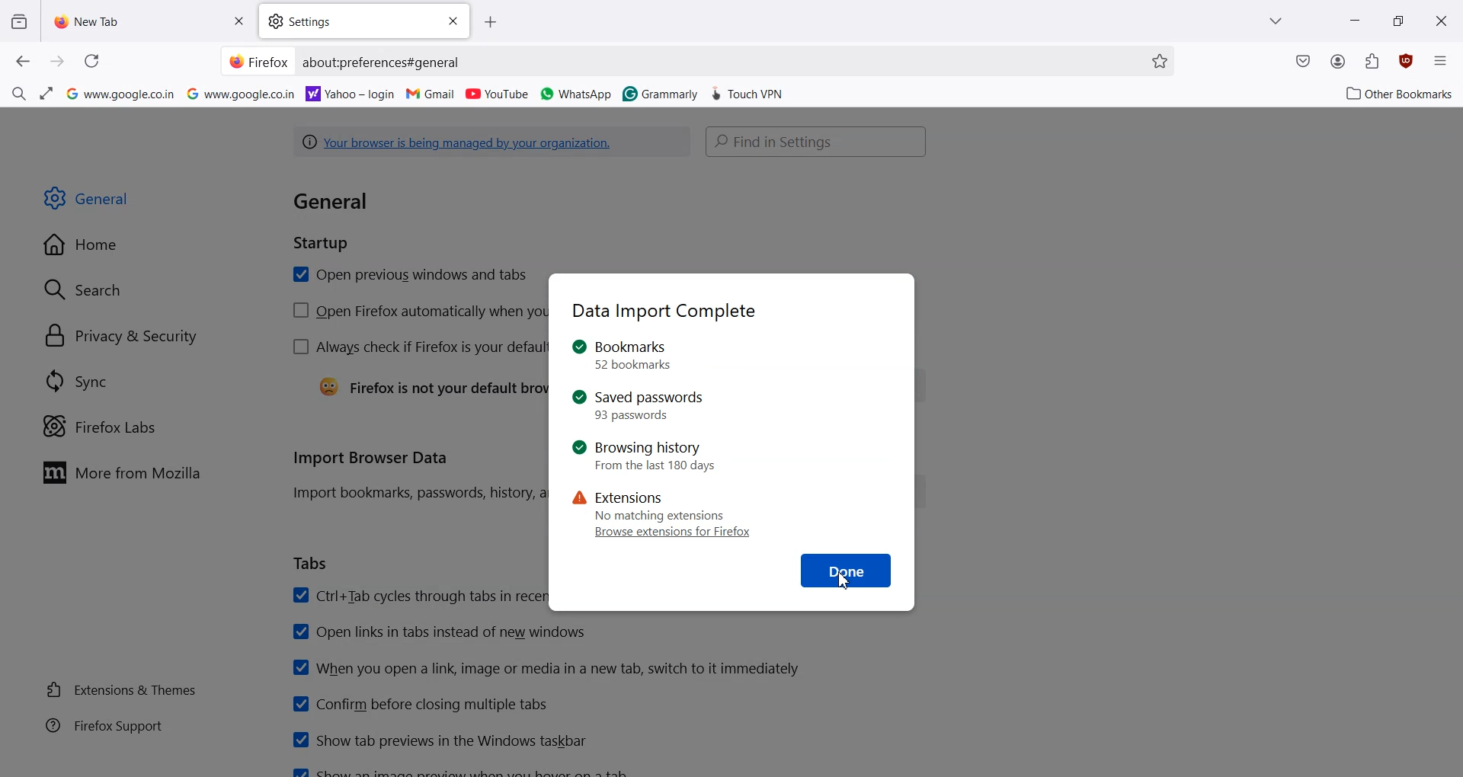 The height and width of the screenshot is (777, 1463). What do you see at coordinates (18, 91) in the screenshot?
I see `Find` at bounding box center [18, 91].